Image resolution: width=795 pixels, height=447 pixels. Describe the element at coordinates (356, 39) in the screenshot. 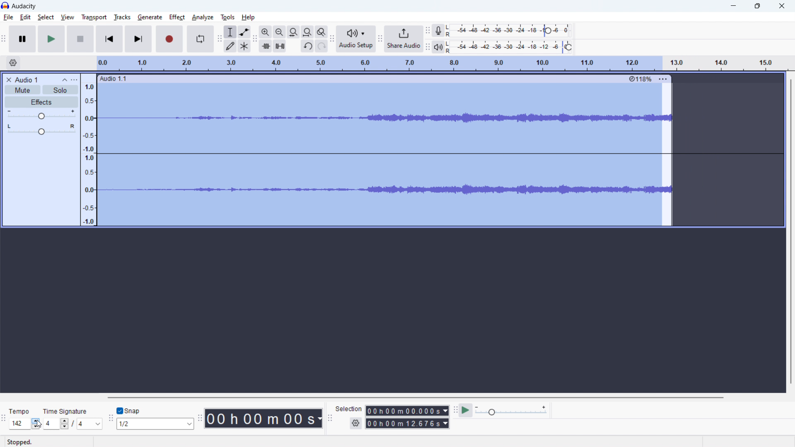

I see `audio setup` at that location.